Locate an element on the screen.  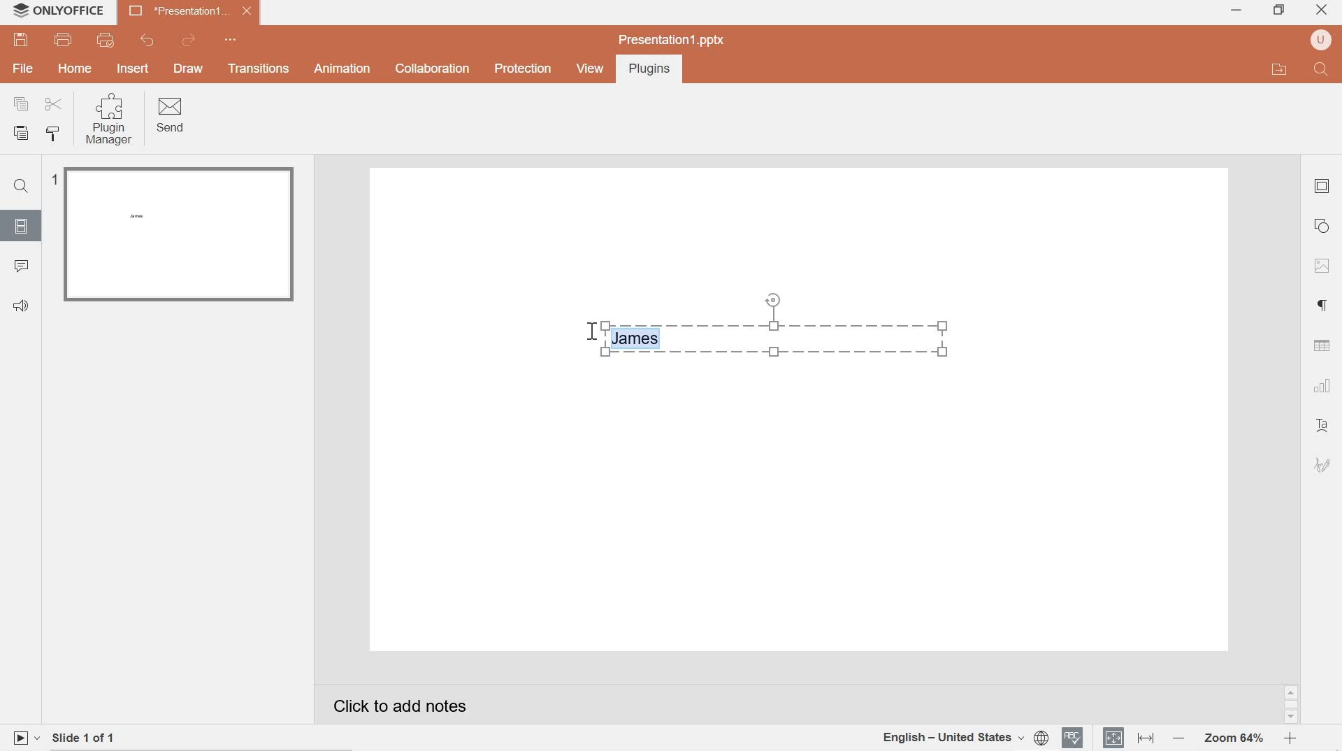
Find is located at coordinates (24, 187).